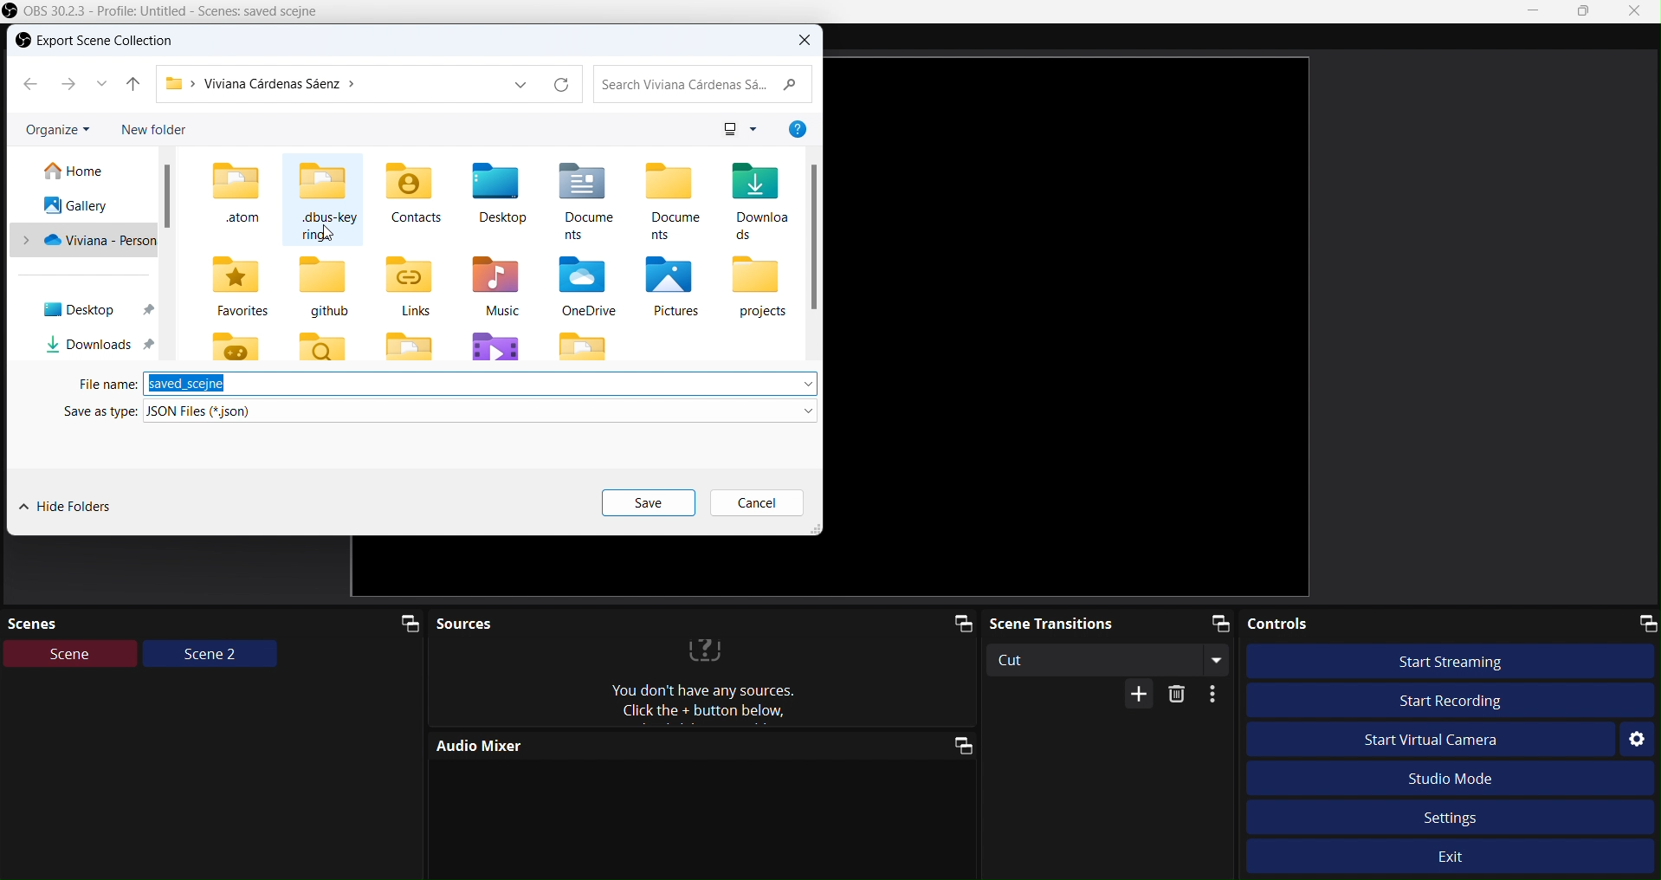 The width and height of the screenshot is (1661, 880). I want to click on recent locations, so click(100, 82).